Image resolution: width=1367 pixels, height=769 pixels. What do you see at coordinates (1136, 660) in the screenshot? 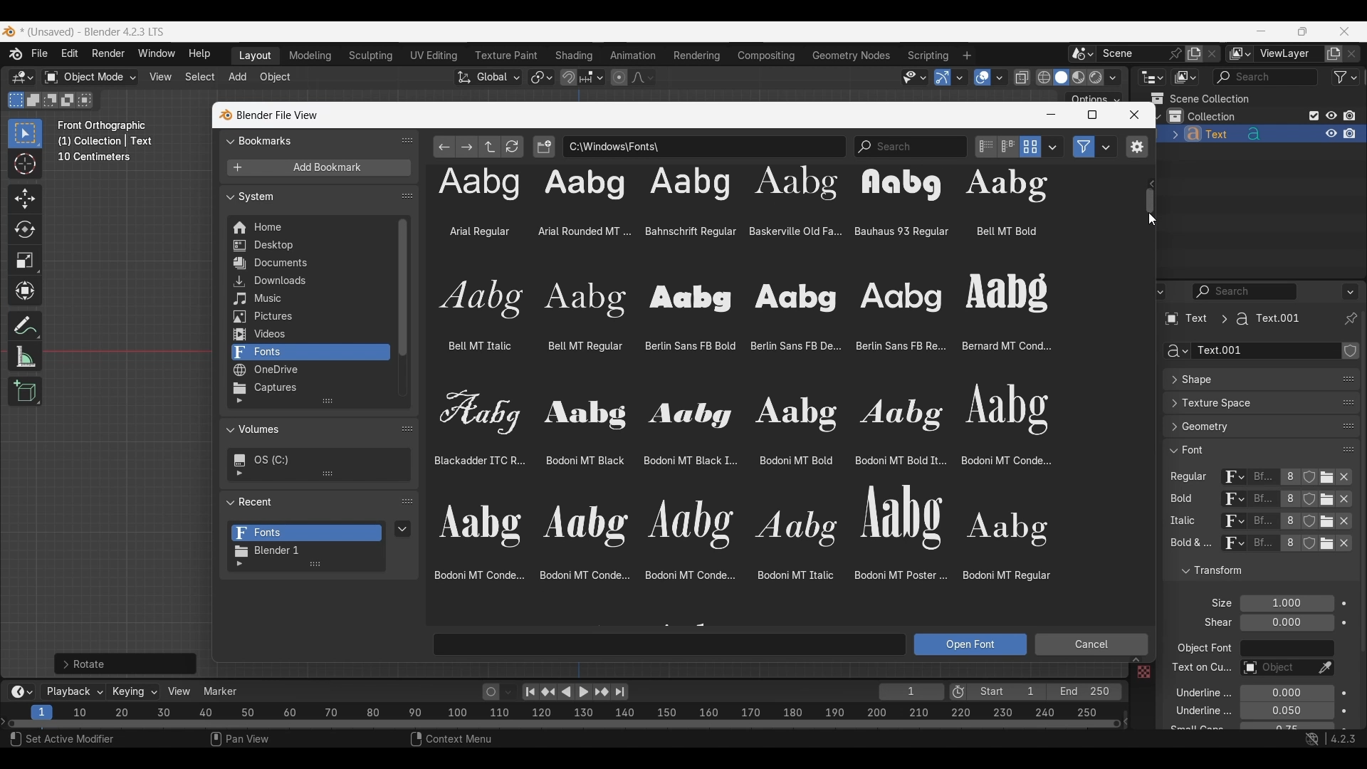
I see `Expand View/Select` at bounding box center [1136, 660].